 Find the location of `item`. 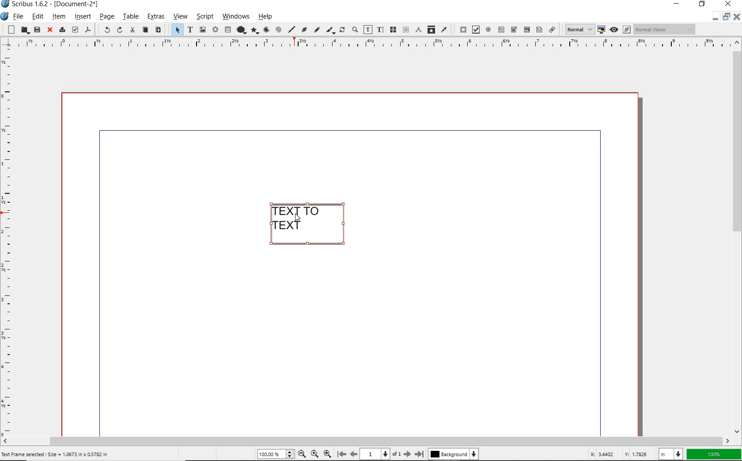

item is located at coordinates (58, 17).